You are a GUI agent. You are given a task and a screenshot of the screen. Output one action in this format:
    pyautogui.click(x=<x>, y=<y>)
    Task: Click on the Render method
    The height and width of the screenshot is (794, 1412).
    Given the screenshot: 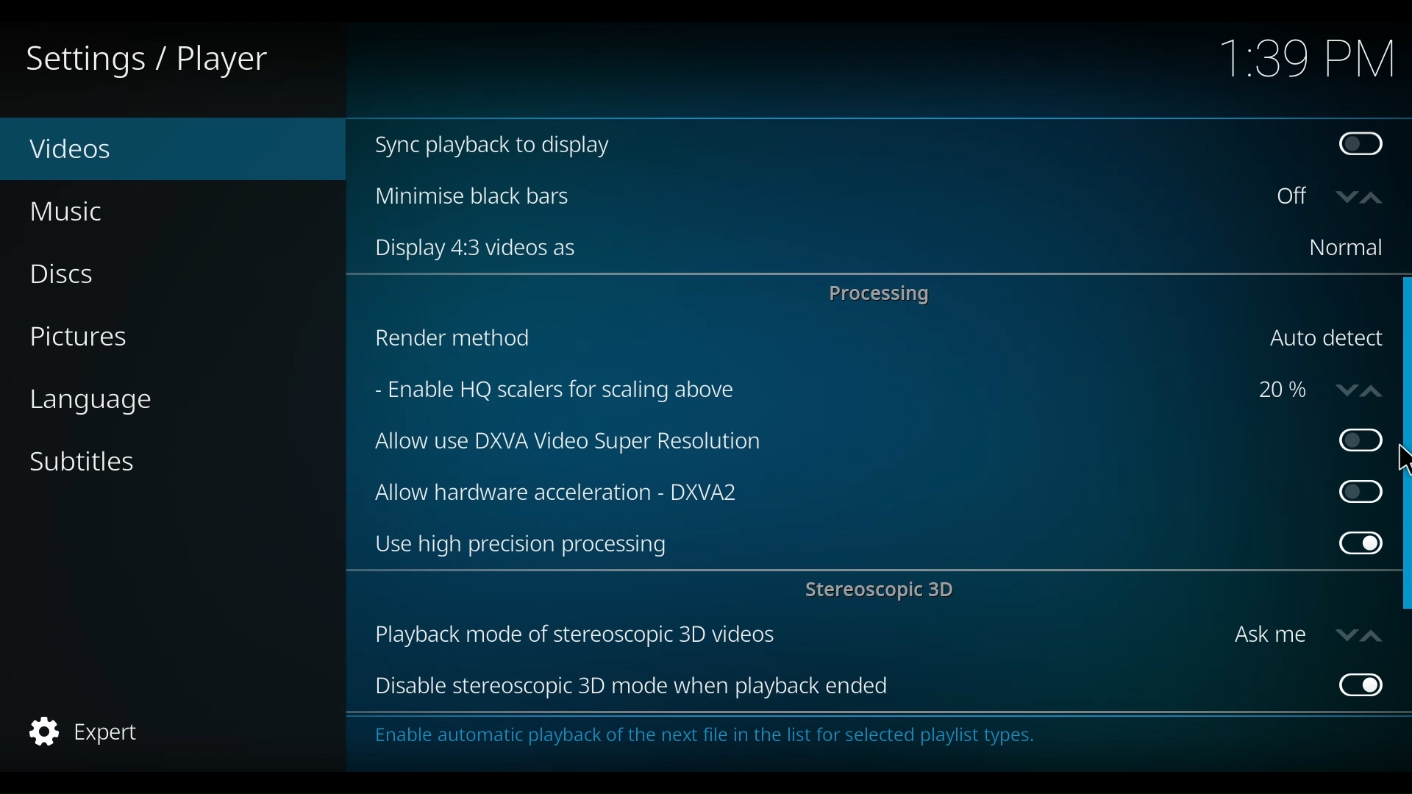 What is the action you would take?
    pyautogui.click(x=805, y=341)
    